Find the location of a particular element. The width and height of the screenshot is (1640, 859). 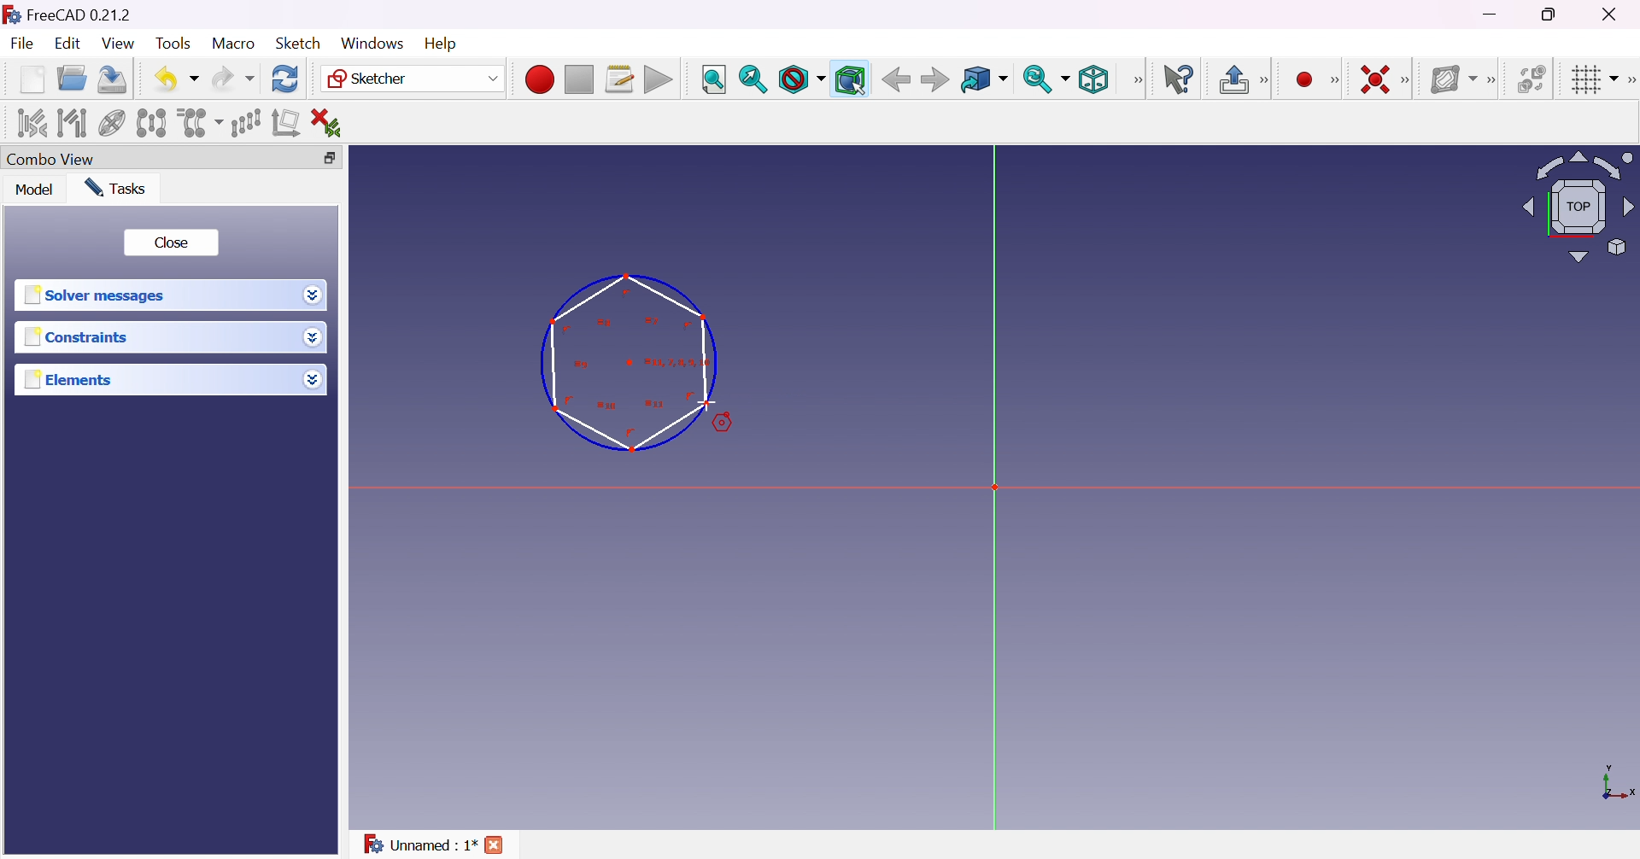

Combo View is located at coordinates (51, 158).